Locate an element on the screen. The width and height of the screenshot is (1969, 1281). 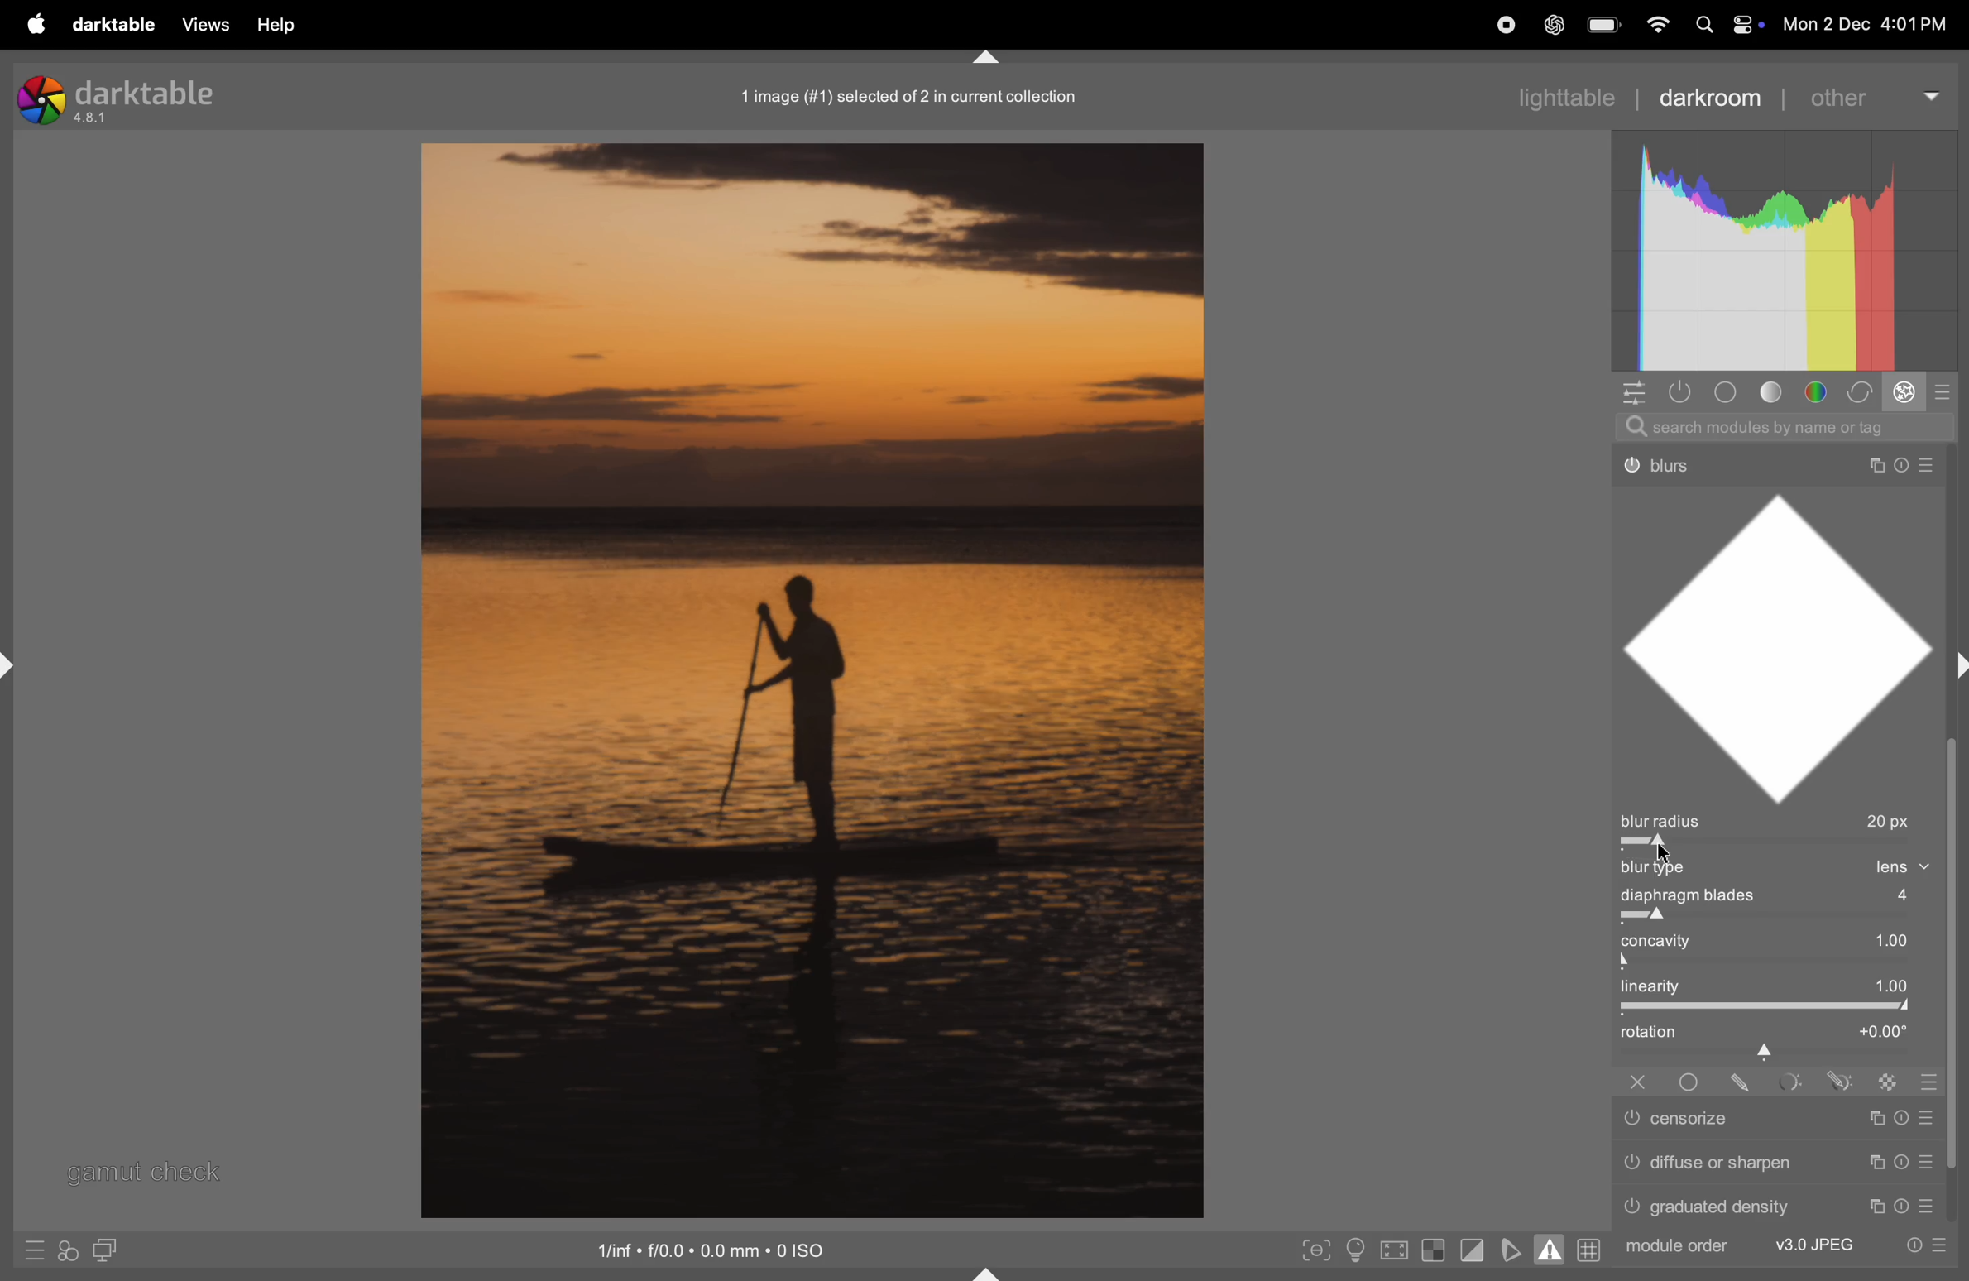
base is located at coordinates (1731, 391).